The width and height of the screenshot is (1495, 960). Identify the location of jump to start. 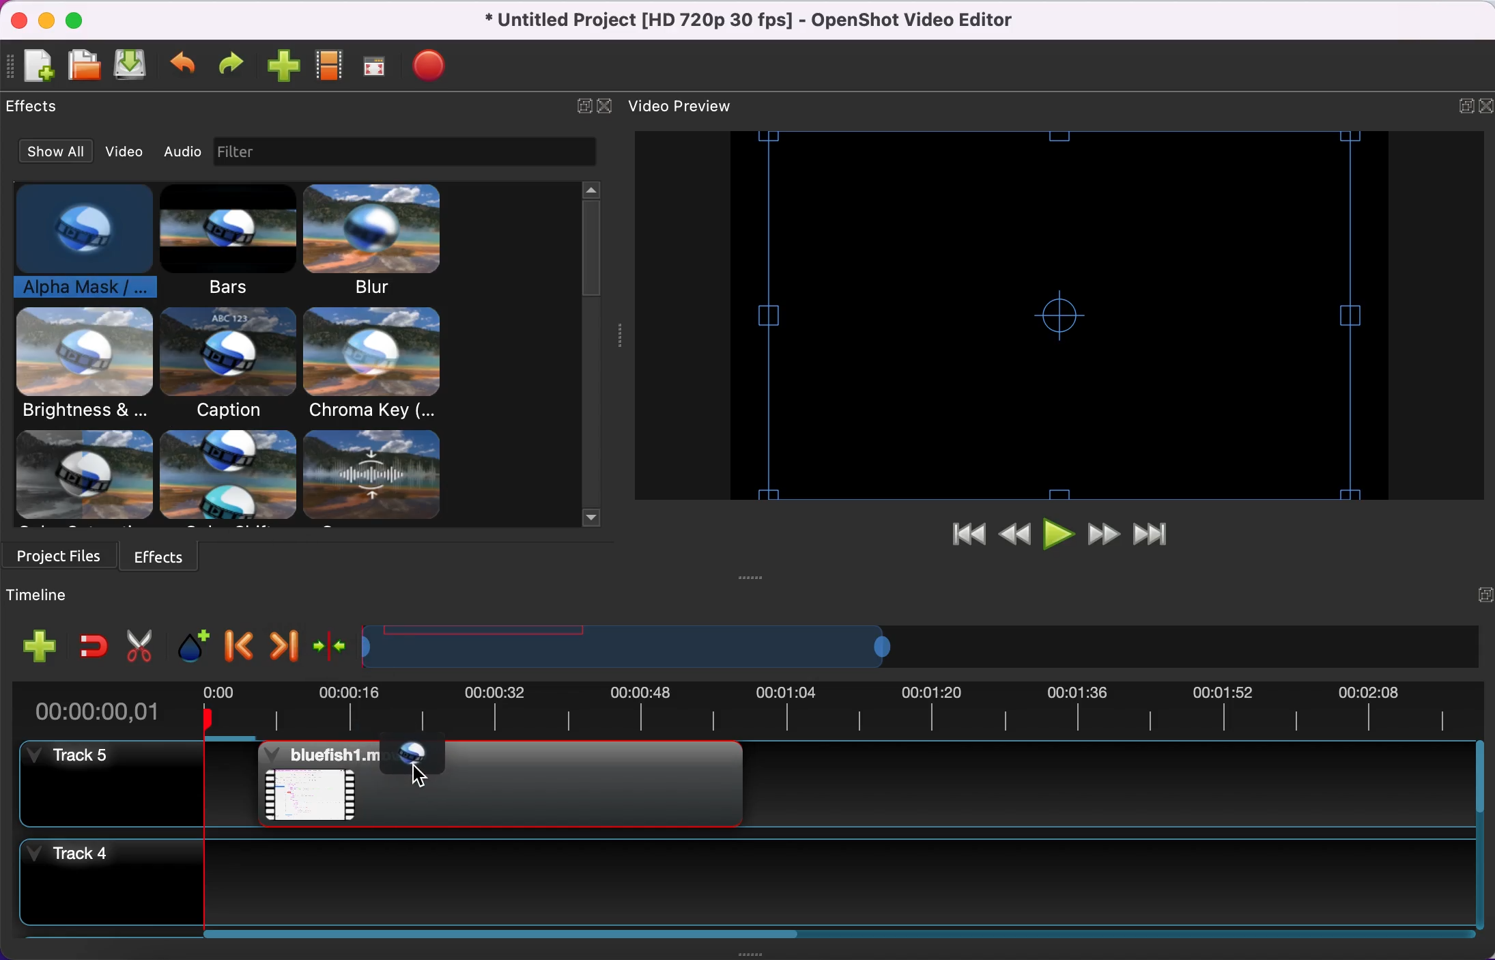
(960, 537).